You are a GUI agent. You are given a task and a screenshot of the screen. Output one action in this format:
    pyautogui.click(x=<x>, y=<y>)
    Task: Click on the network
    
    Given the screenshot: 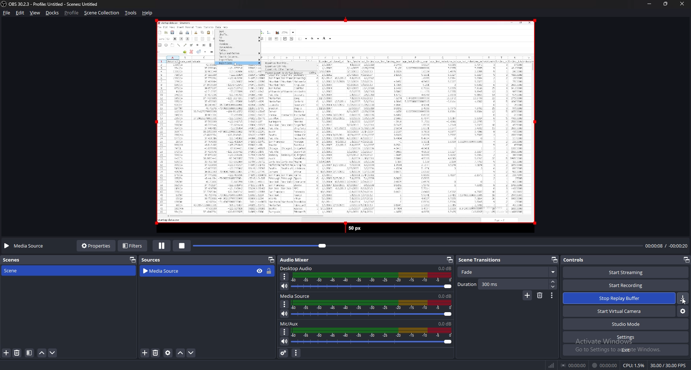 What is the action you would take?
    pyautogui.click(x=552, y=365)
    